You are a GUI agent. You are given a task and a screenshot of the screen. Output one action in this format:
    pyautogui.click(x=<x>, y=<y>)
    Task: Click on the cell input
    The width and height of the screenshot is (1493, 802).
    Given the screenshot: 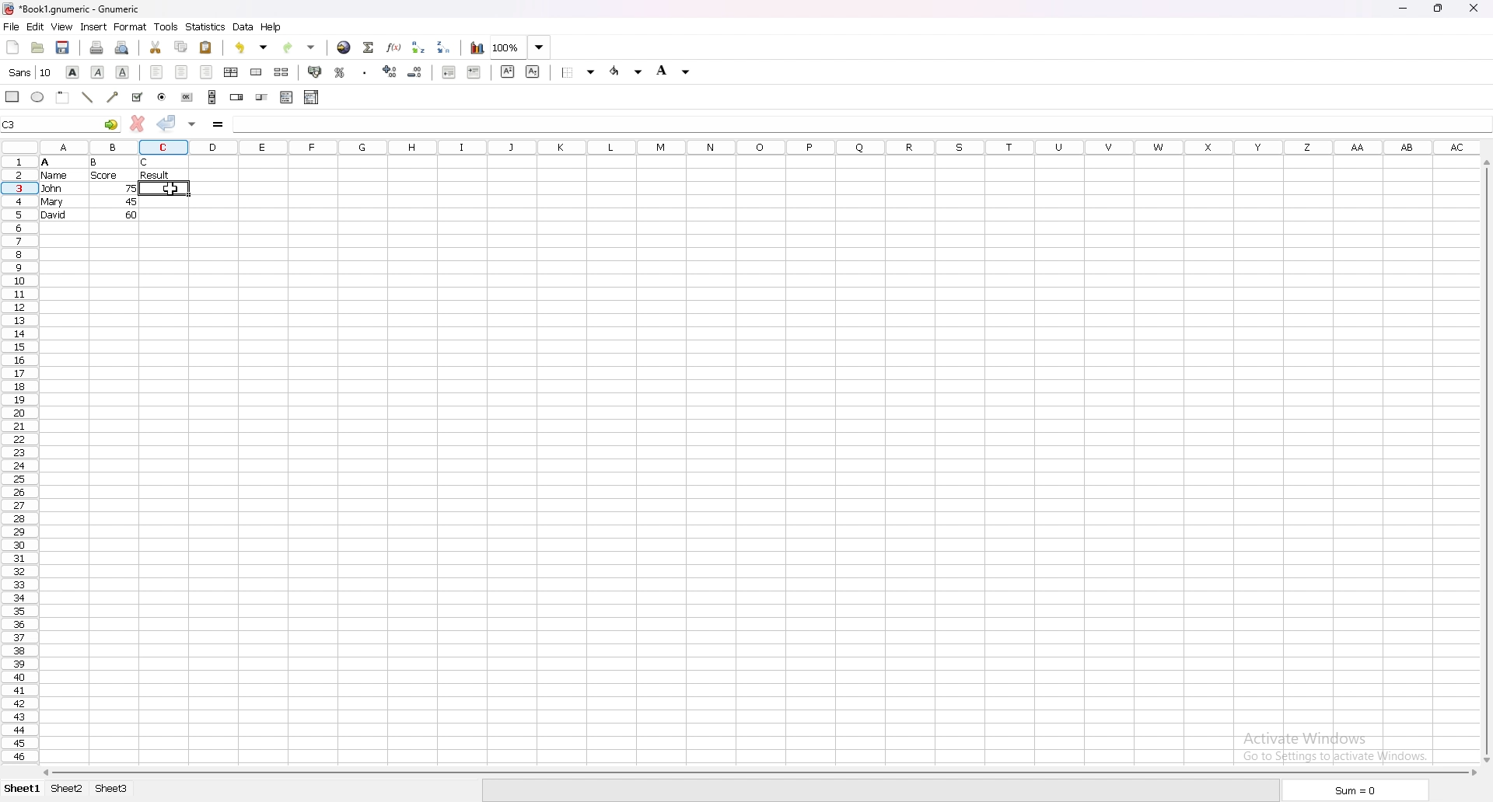 What is the action you would take?
    pyautogui.click(x=861, y=124)
    